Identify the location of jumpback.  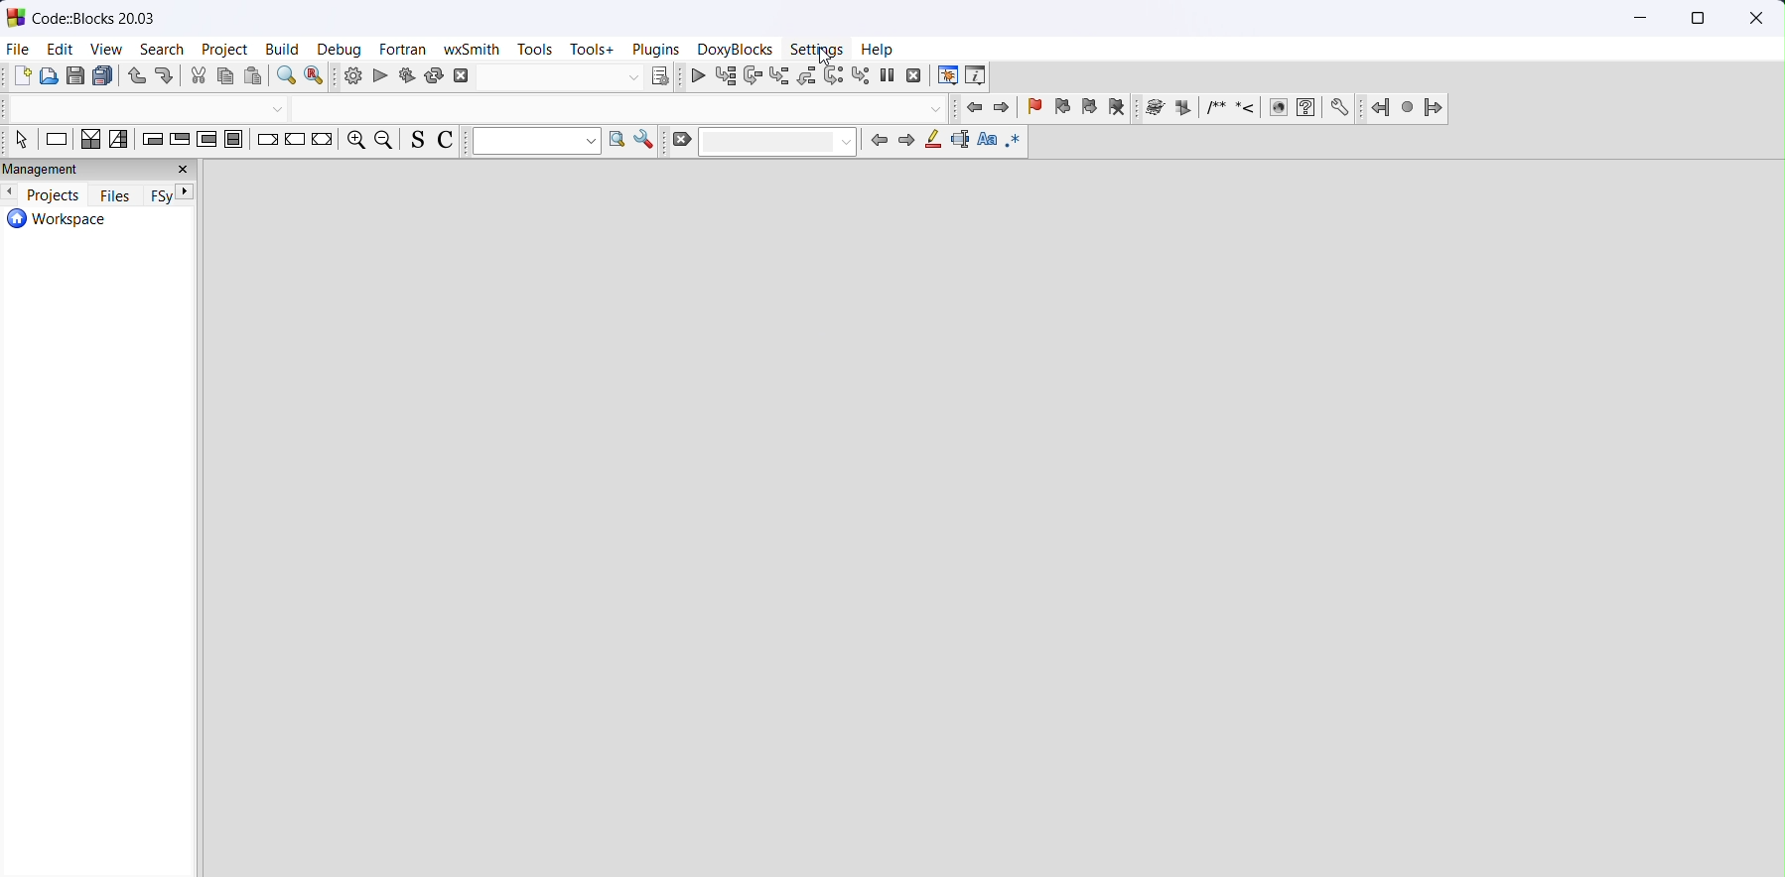
(976, 108).